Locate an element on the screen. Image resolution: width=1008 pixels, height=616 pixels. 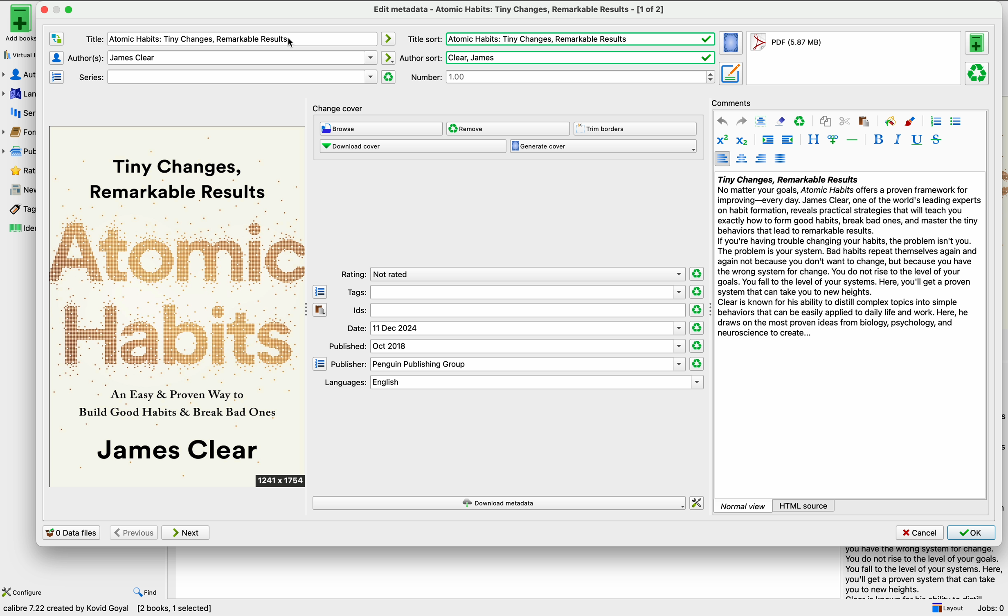
number is located at coordinates (563, 77).